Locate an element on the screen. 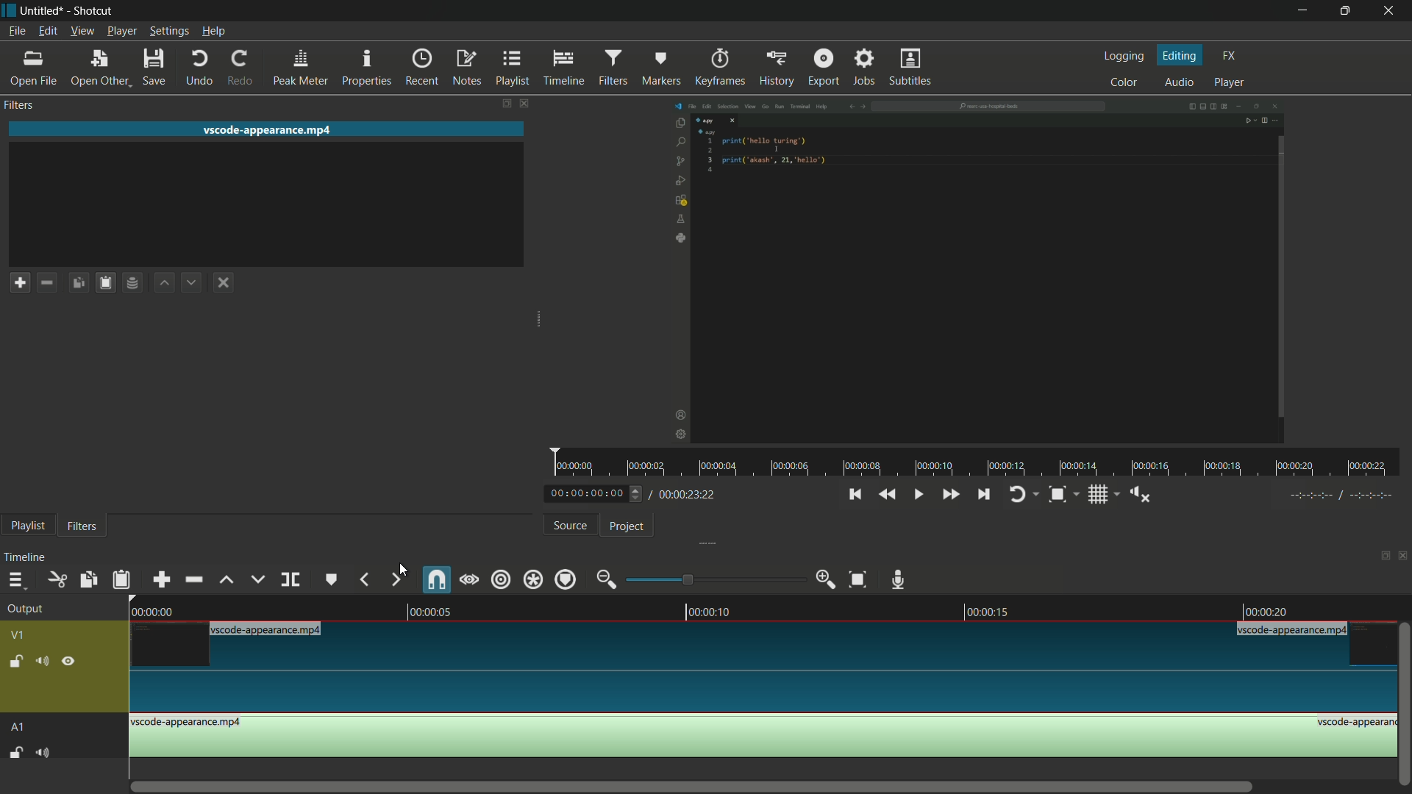  paste filters is located at coordinates (105, 282).